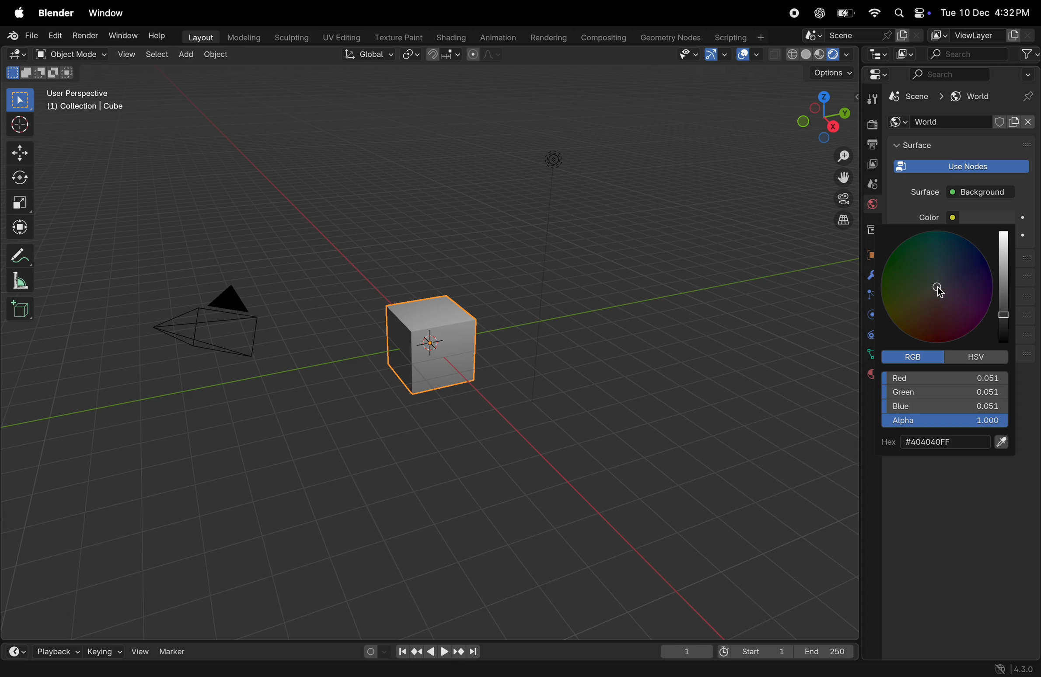 The width and height of the screenshot is (1041, 677). What do you see at coordinates (938, 291) in the screenshot?
I see `` at bounding box center [938, 291].